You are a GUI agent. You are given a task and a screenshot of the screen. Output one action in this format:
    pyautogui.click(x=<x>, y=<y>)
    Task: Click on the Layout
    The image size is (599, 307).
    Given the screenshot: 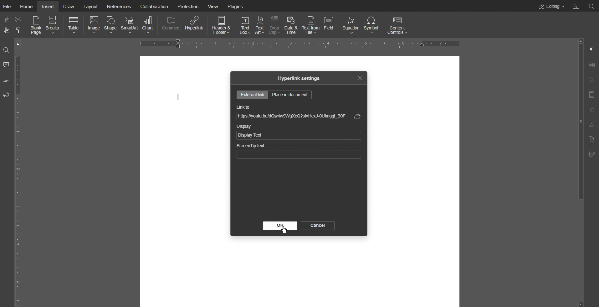 What is the action you would take?
    pyautogui.click(x=93, y=6)
    